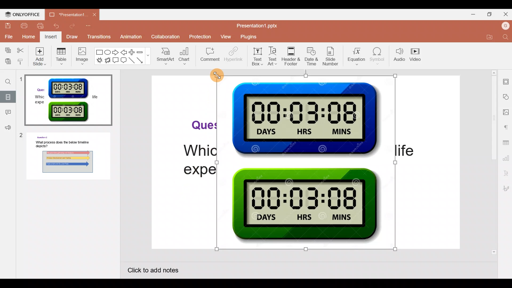 The height and width of the screenshot is (288, 512). I want to click on Copy, so click(7, 50).